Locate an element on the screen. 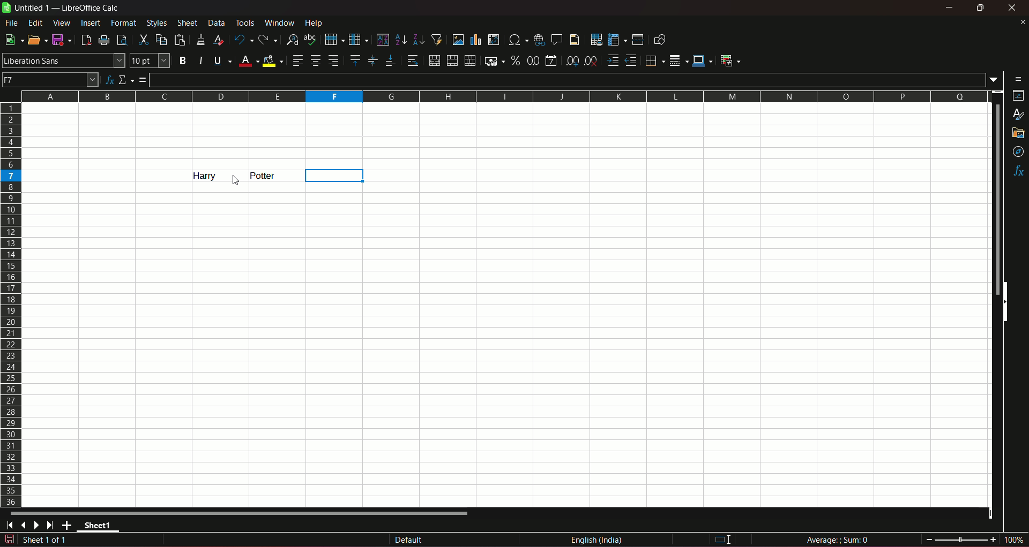  file is located at coordinates (12, 22).